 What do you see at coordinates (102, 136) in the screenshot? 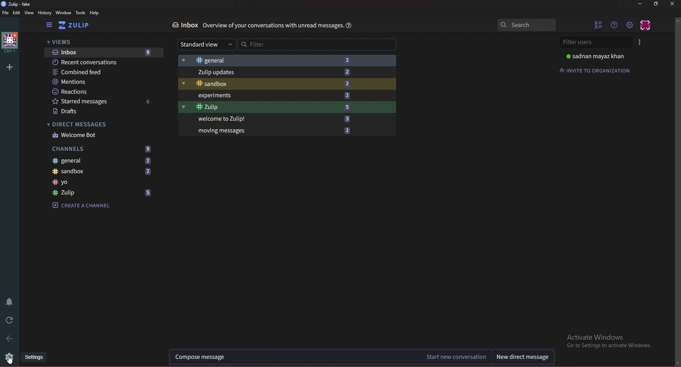
I see `welcome bot` at bounding box center [102, 136].